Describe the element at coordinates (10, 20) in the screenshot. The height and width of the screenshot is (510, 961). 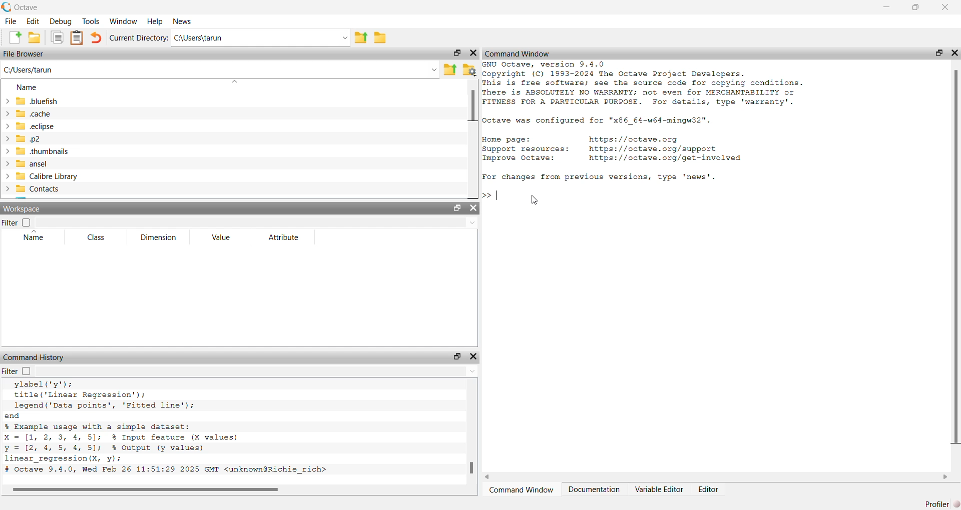
I see `file` at that location.